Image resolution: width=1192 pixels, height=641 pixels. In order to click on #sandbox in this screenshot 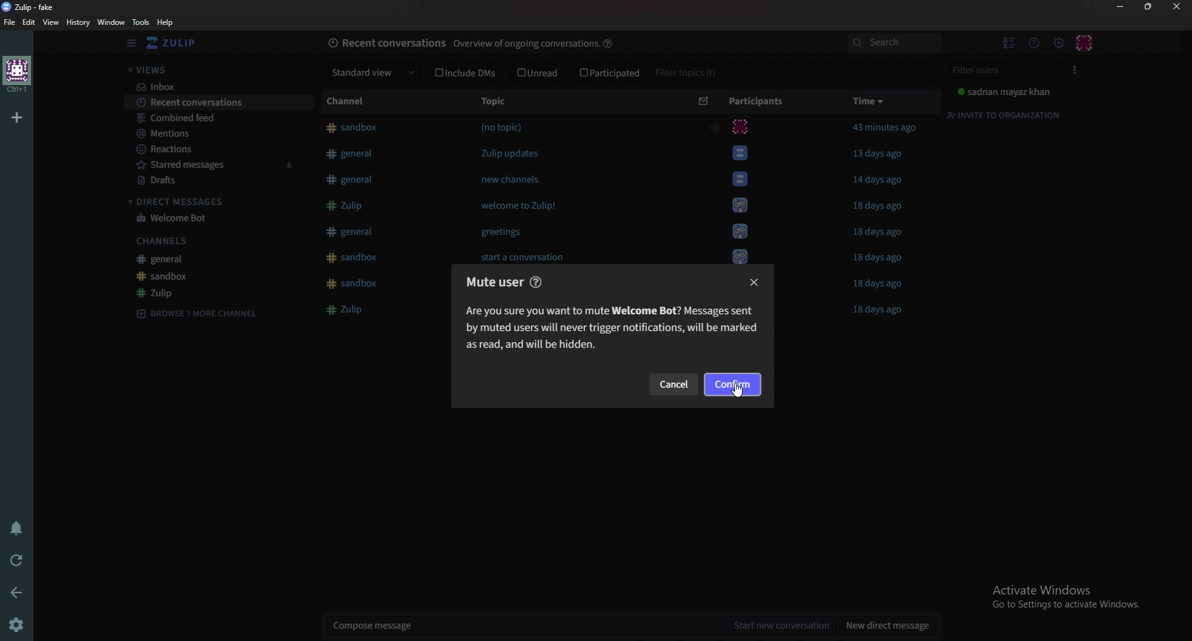, I will do `click(355, 285)`.